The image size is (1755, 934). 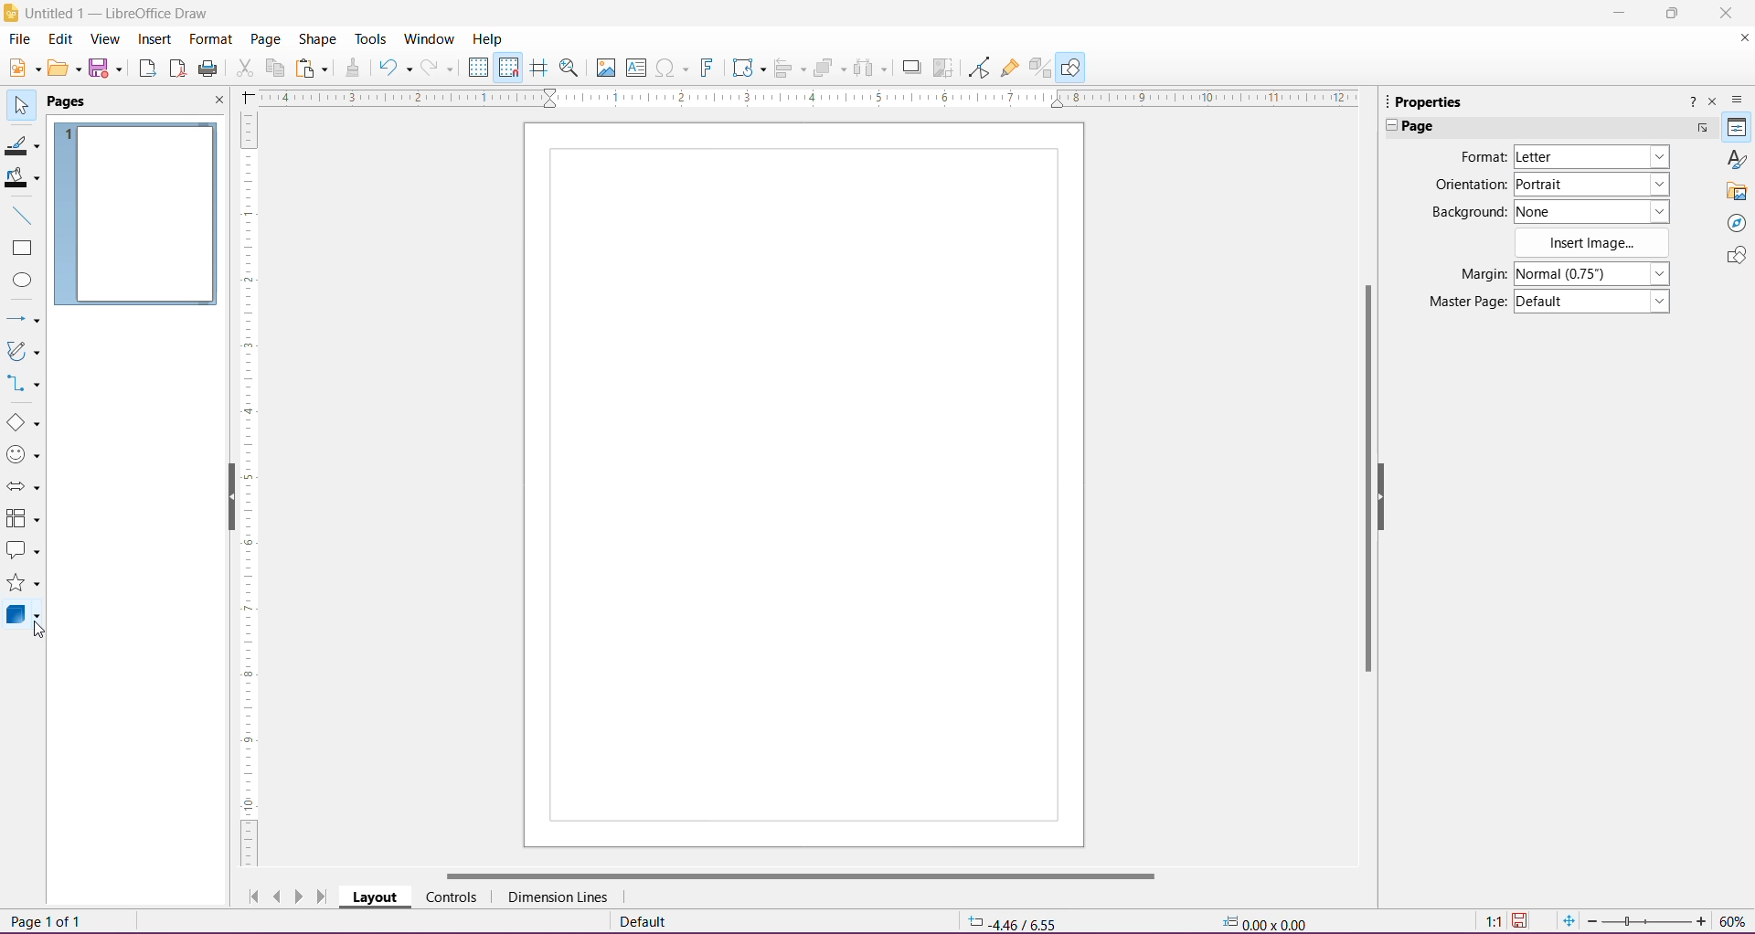 What do you see at coordinates (24, 488) in the screenshot?
I see `Bock Arrows` at bounding box center [24, 488].